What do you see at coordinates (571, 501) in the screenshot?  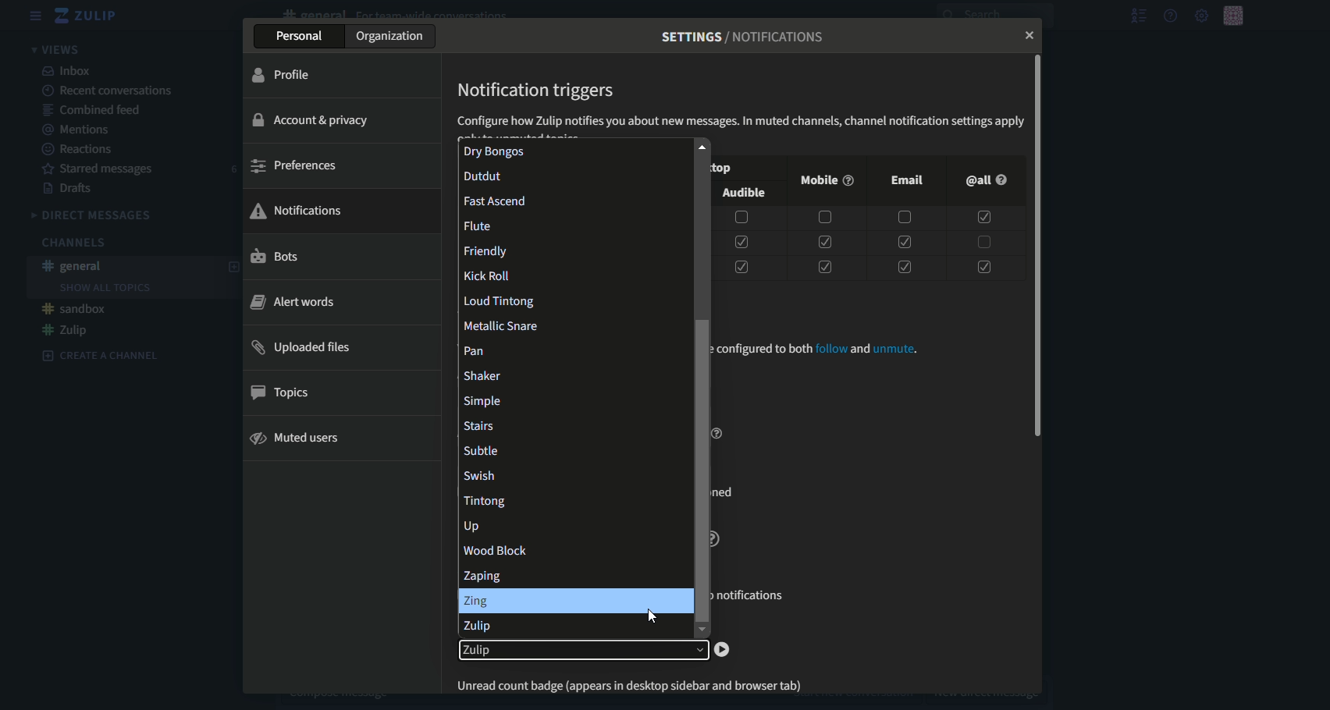 I see `tintong` at bounding box center [571, 501].